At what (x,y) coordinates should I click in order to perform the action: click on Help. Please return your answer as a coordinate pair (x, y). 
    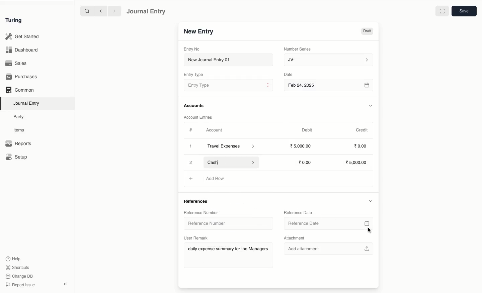
    Looking at the image, I should click on (13, 259).